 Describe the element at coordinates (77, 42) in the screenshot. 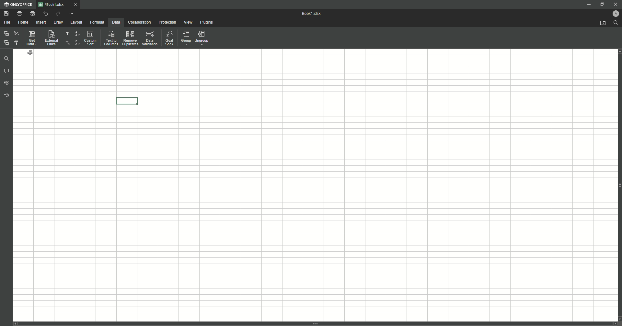

I see `Sort Up` at that location.